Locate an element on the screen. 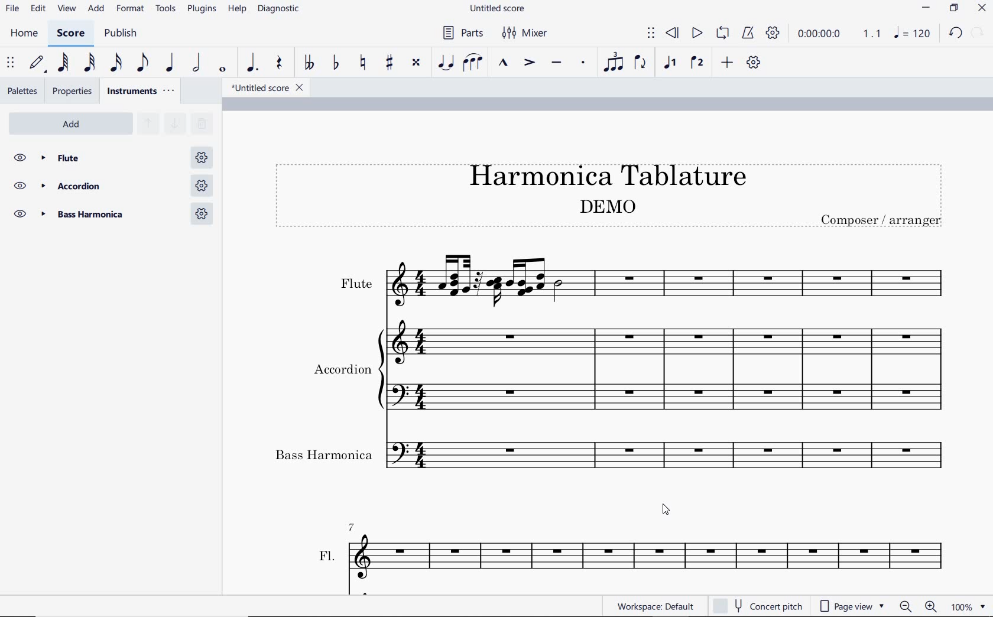 The width and height of the screenshot is (993, 617). select to move is located at coordinates (651, 34).